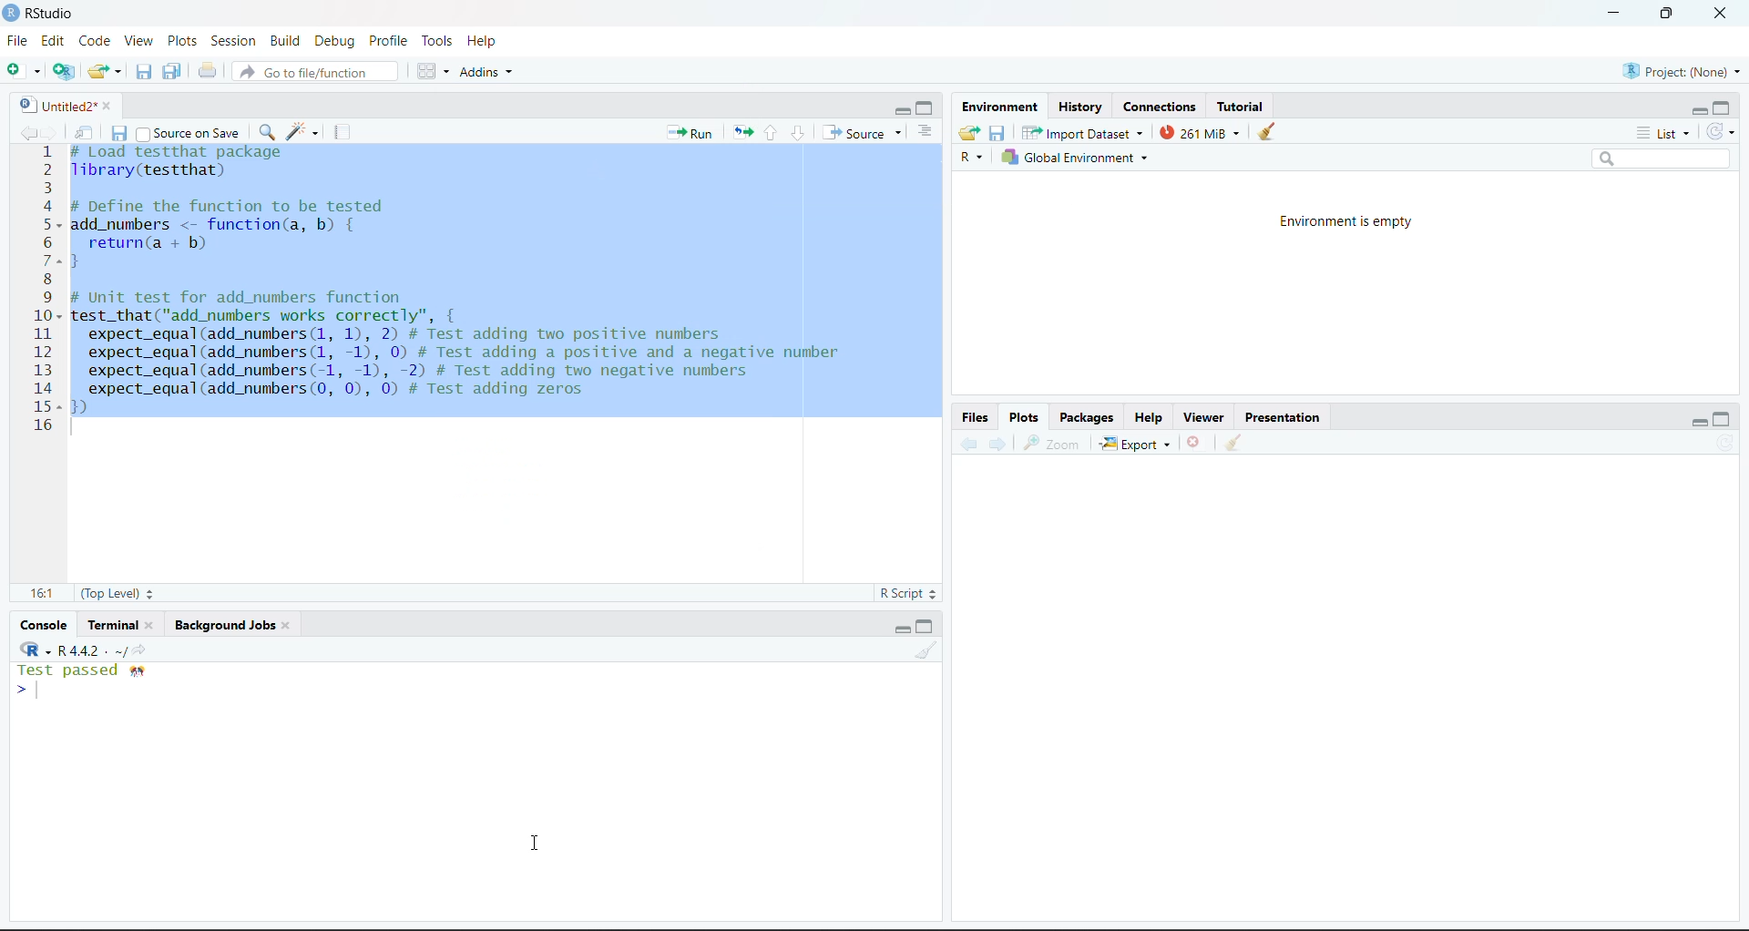 The width and height of the screenshot is (1749, 931). What do you see at coordinates (976, 417) in the screenshot?
I see `Files` at bounding box center [976, 417].